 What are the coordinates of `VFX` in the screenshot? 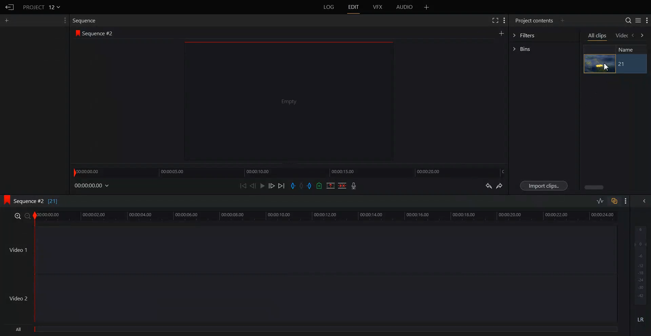 It's located at (378, 7).